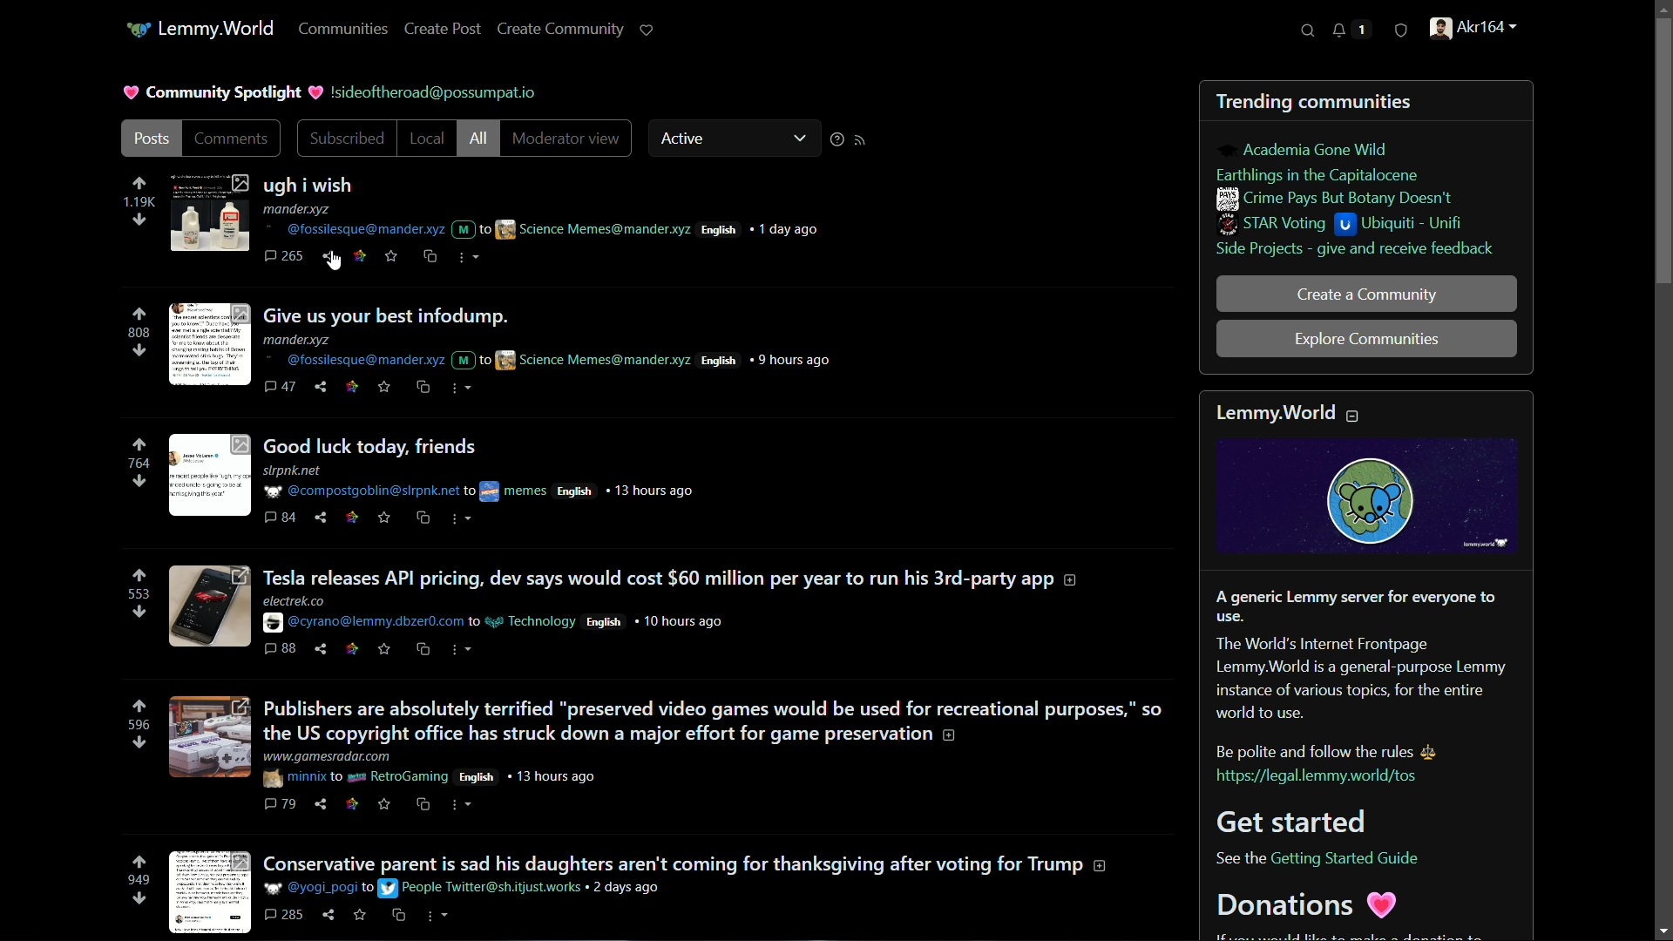 The height and width of the screenshot is (941, 1673). I want to click on community spotlight, so click(222, 91).